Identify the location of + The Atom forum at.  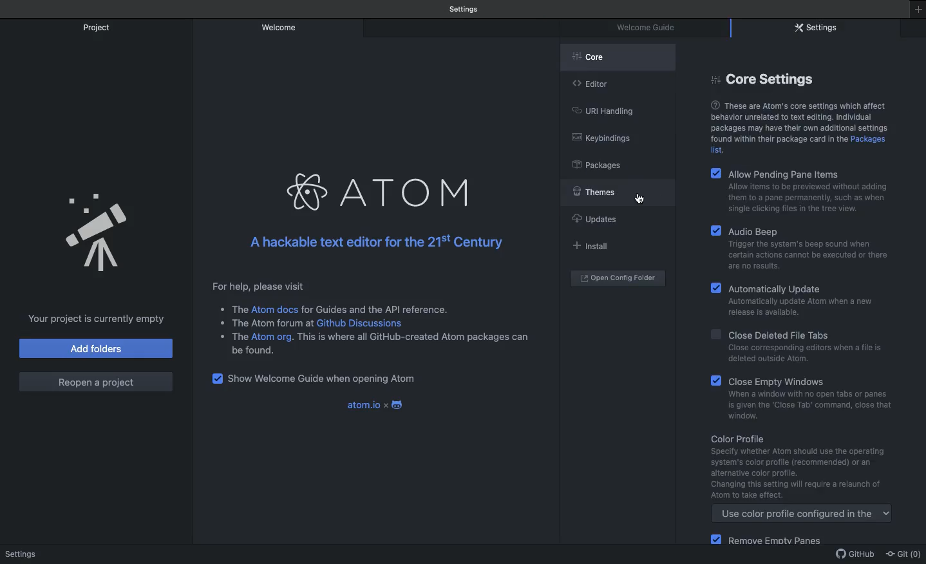
(263, 322).